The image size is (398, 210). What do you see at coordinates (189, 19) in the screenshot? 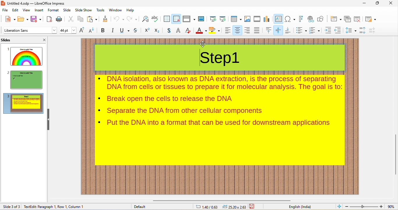
I see `display views` at bounding box center [189, 19].